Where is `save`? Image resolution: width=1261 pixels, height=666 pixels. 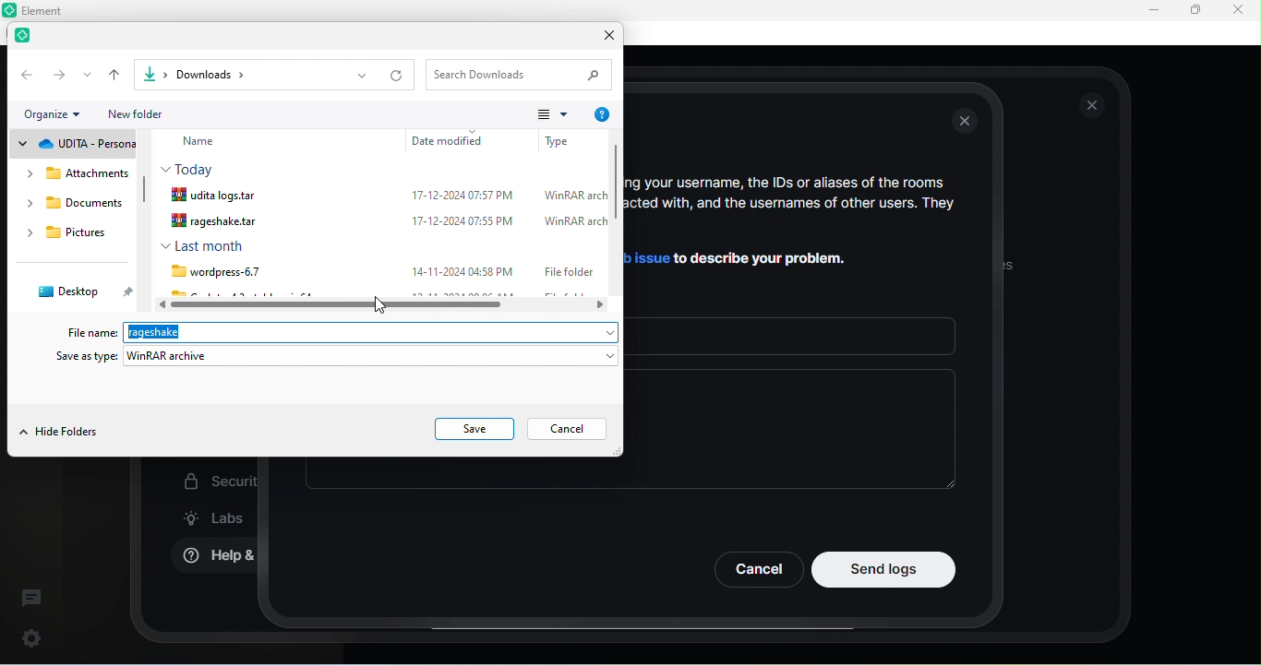
save is located at coordinates (475, 429).